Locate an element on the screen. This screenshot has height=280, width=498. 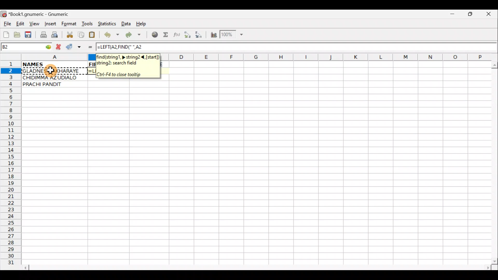
GLADNESS AKHARAYE is located at coordinates (53, 71).